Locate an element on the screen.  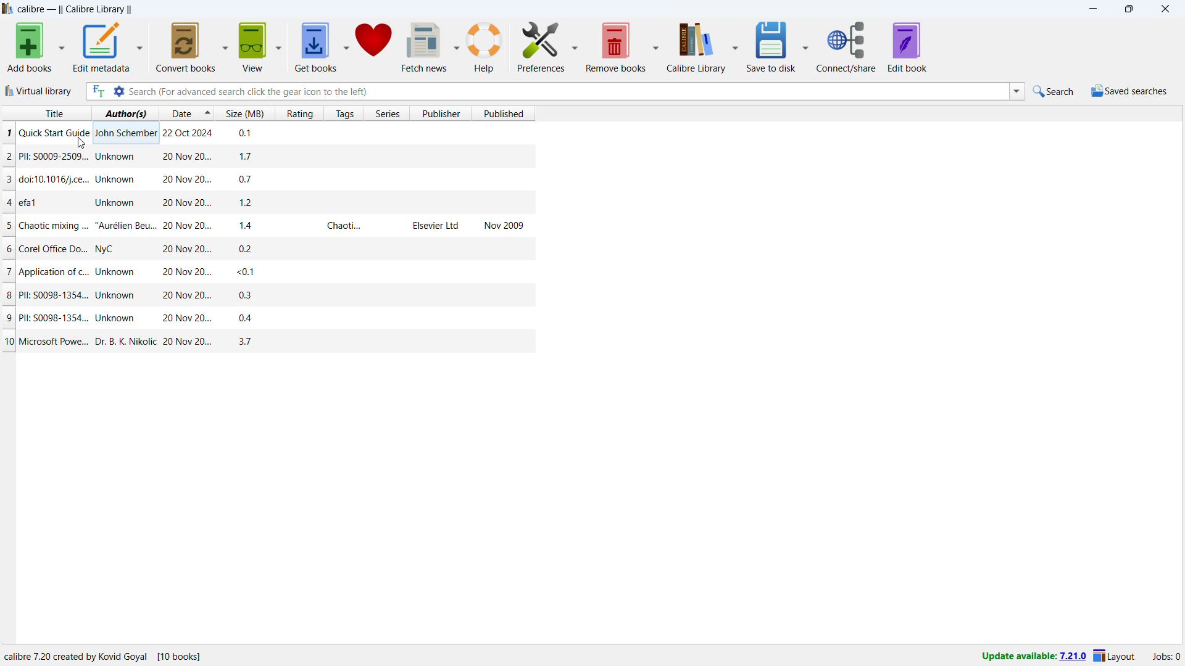
search history is located at coordinates (1016, 92).